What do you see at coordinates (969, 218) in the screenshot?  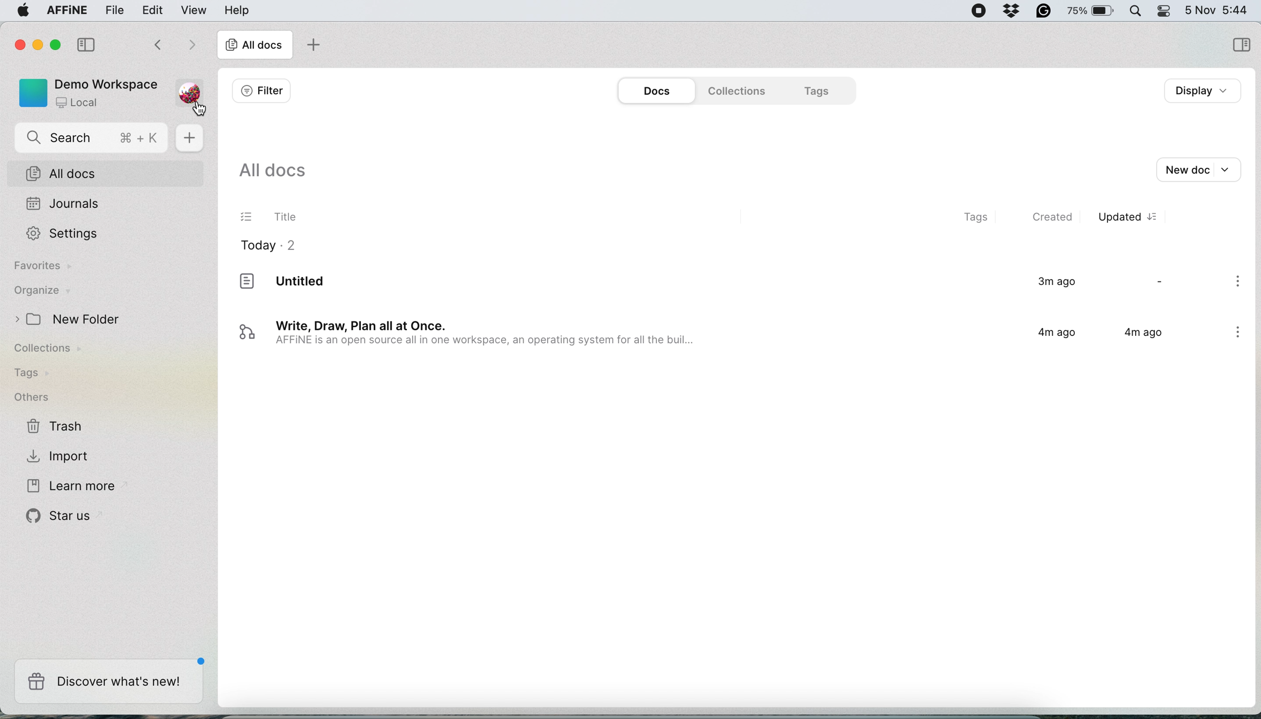 I see `tags` at bounding box center [969, 218].